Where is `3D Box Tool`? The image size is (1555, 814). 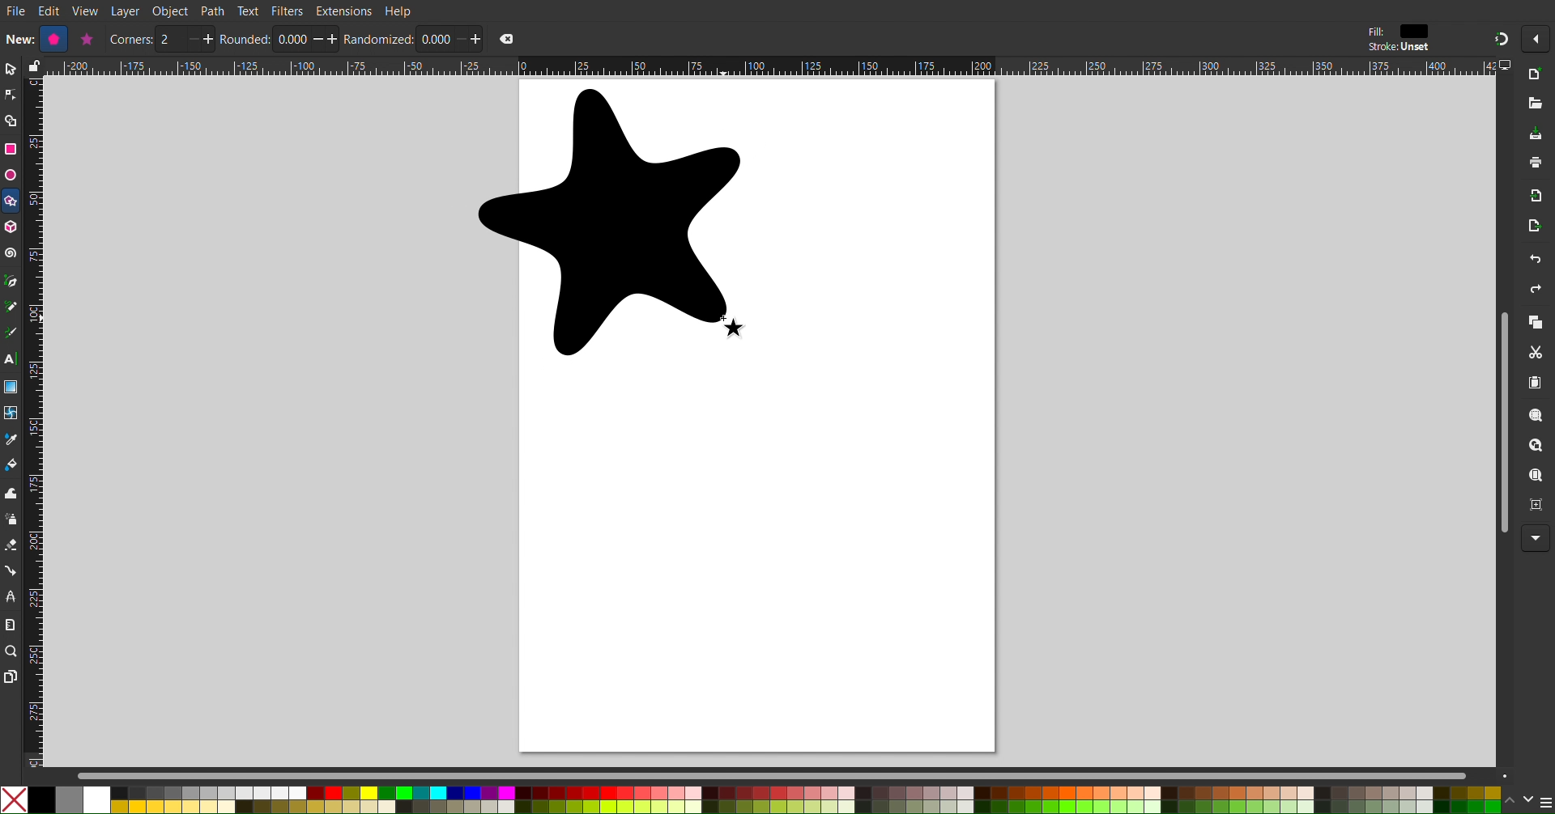 3D Box Tool is located at coordinates (11, 227).